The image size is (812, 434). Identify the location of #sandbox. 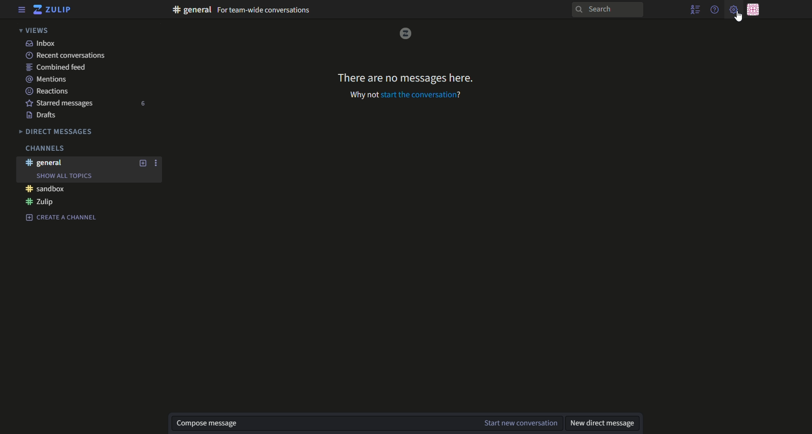
(46, 189).